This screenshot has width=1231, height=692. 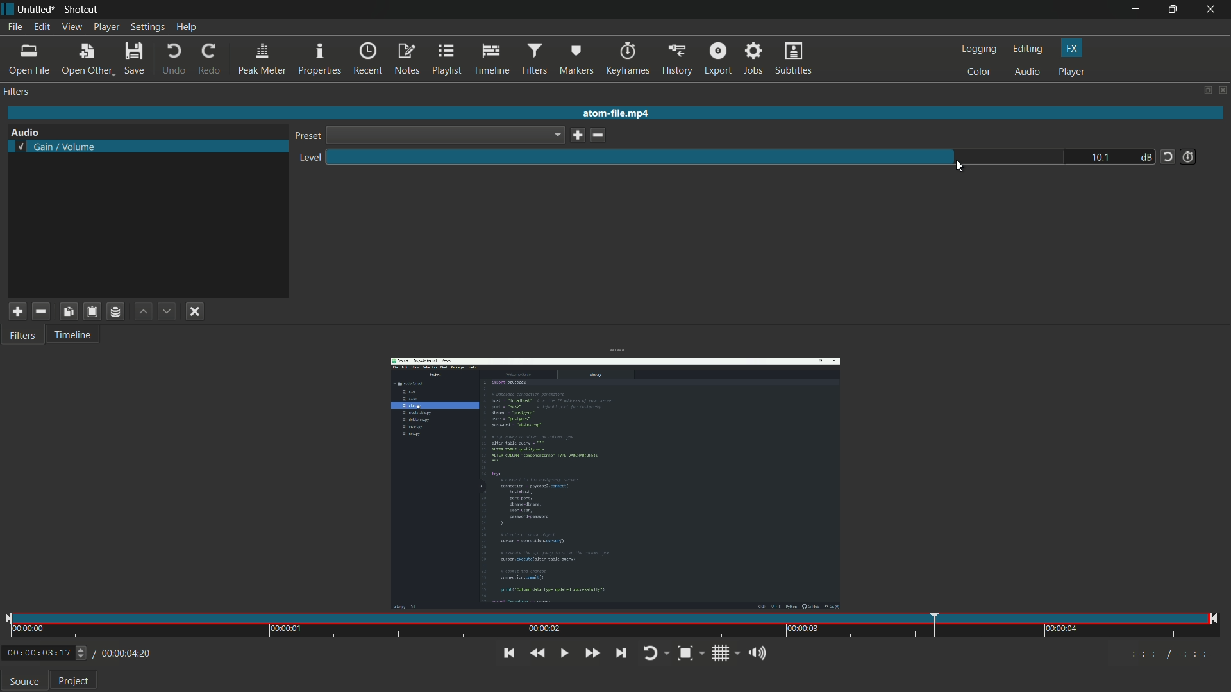 What do you see at coordinates (1028, 72) in the screenshot?
I see `audio` at bounding box center [1028, 72].